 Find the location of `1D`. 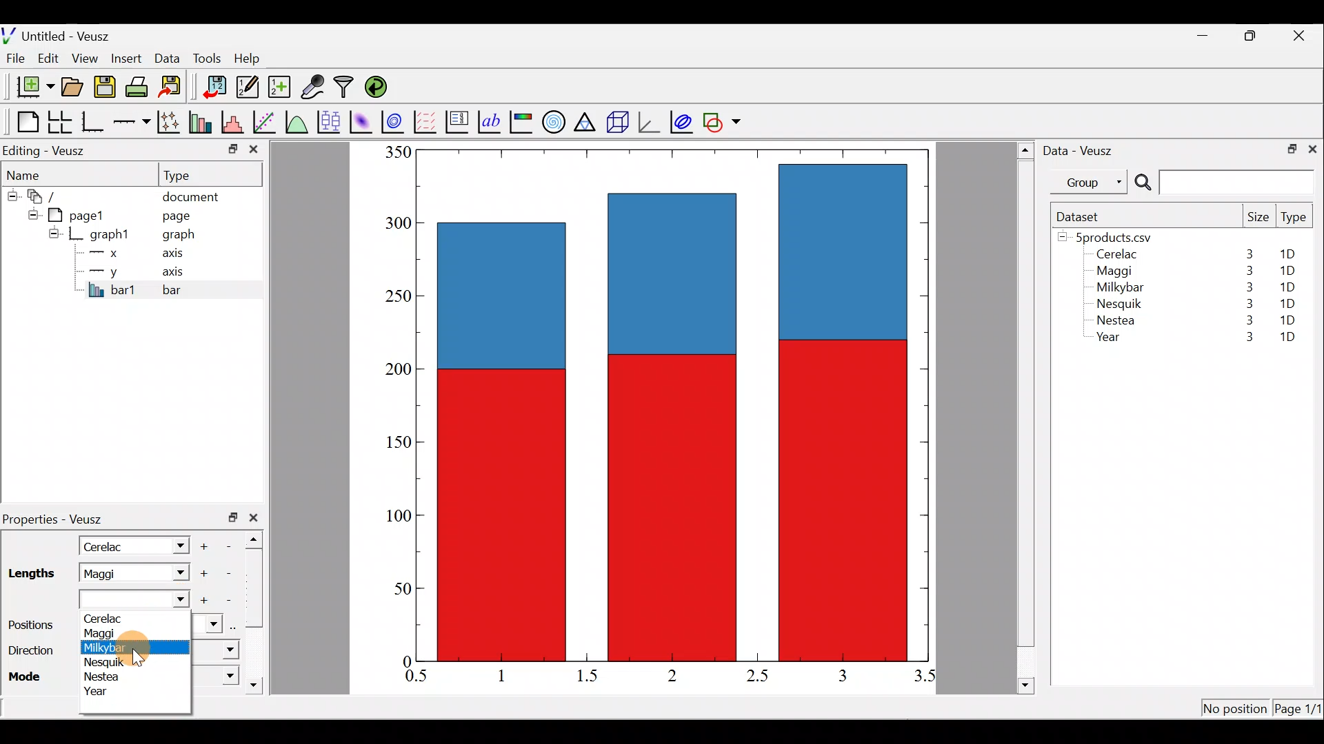

1D is located at coordinates (1292, 254).